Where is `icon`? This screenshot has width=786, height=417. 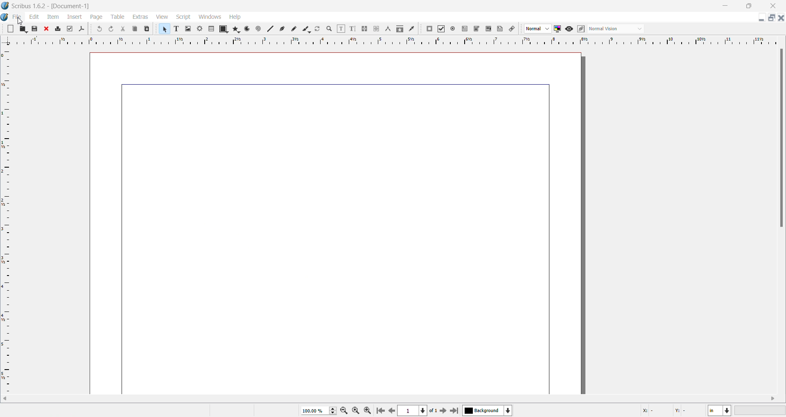
icon is located at coordinates (98, 28).